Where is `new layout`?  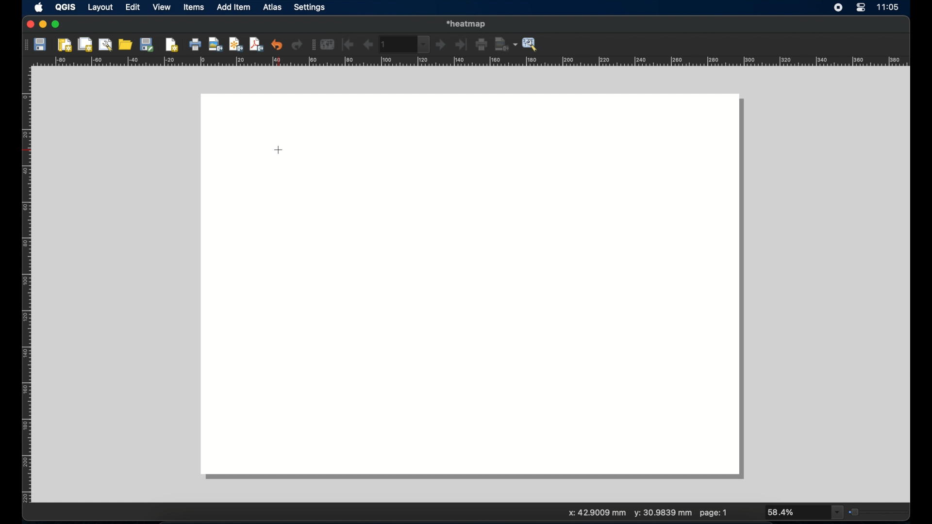
new layout is located at coordinates (66, 45).